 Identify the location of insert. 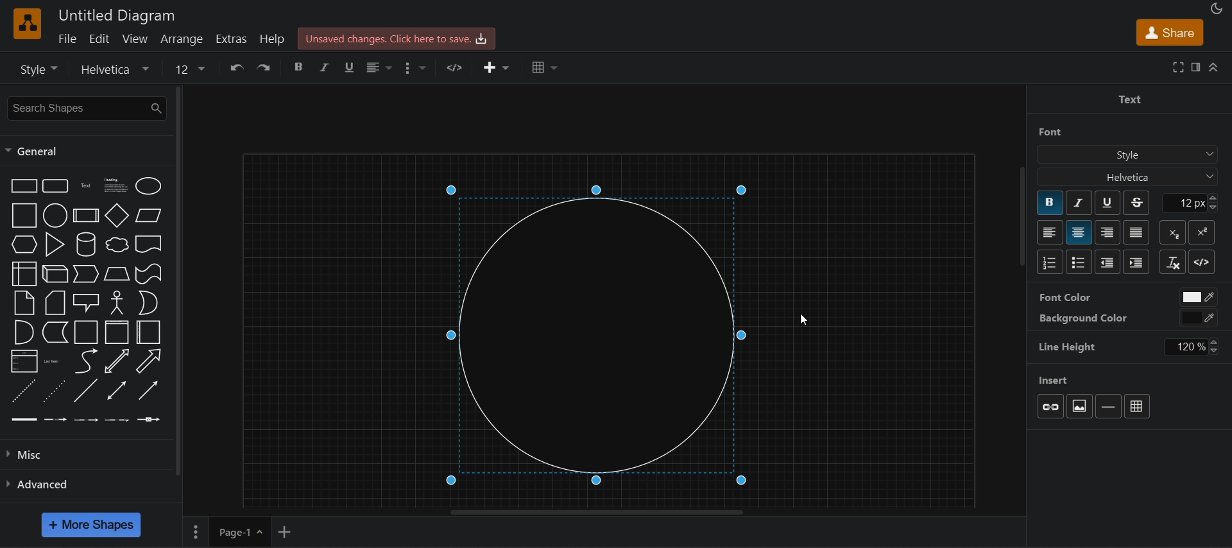
(1059, 378).